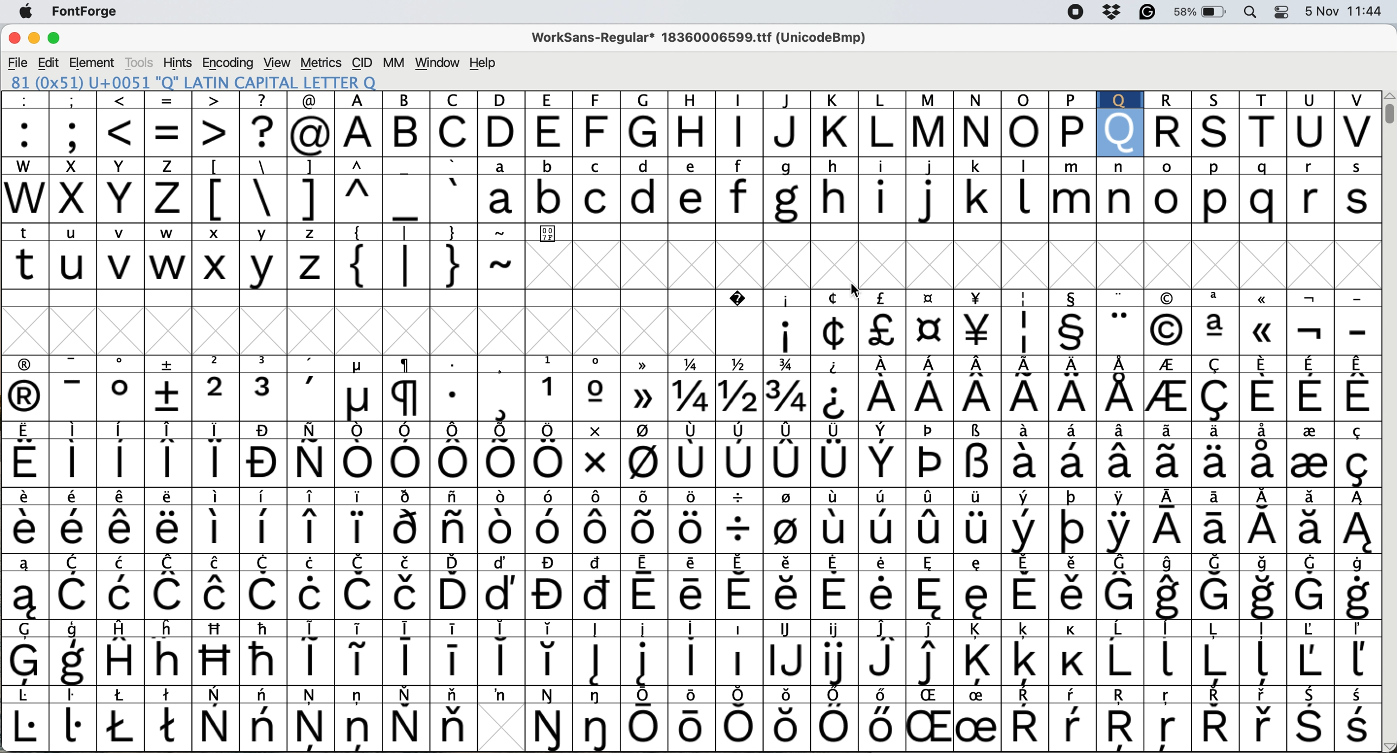 The width and height of the screenshot is (1397, 753). I want to click on text, so click(698, 163).